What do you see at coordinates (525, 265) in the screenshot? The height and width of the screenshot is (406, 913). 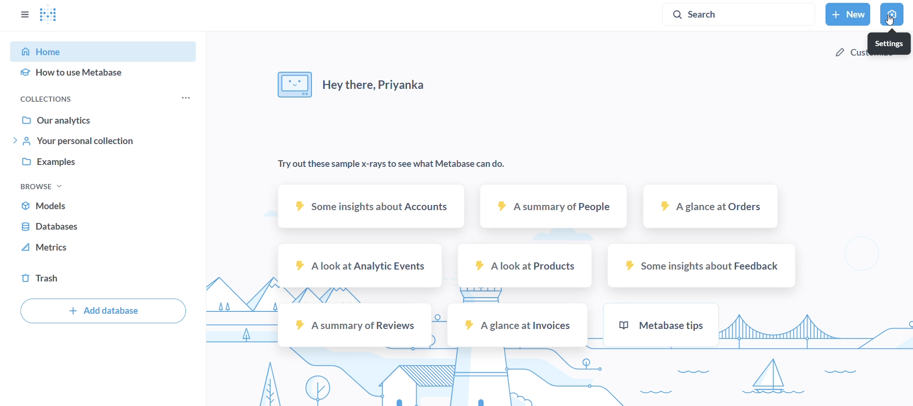 I see `a look at products` at bounding box center [525, 265].